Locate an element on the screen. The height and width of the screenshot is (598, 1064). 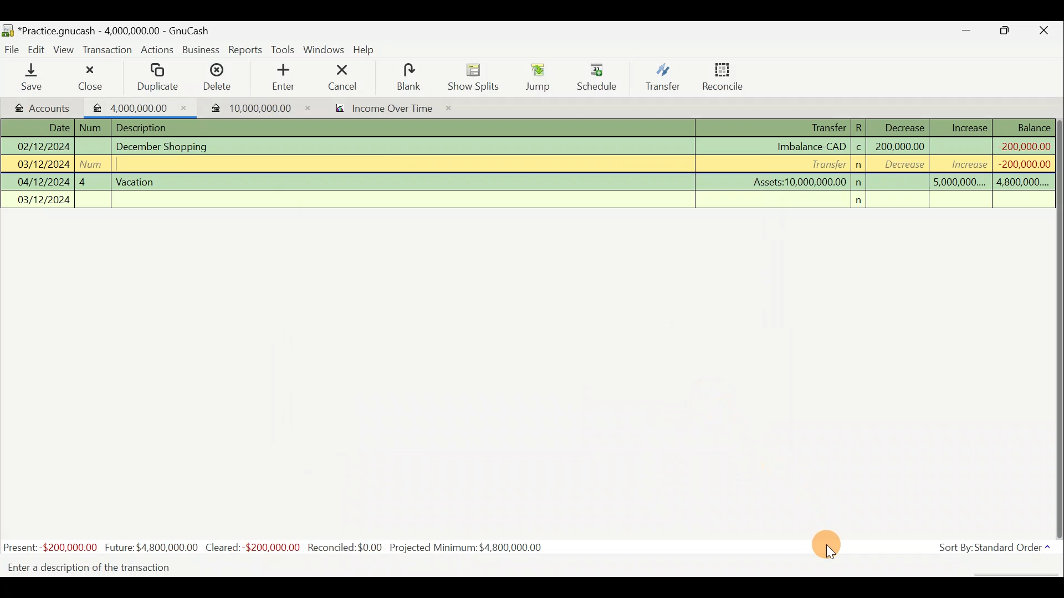
Enter a description of the transaction is located at coordinates (103, 569).